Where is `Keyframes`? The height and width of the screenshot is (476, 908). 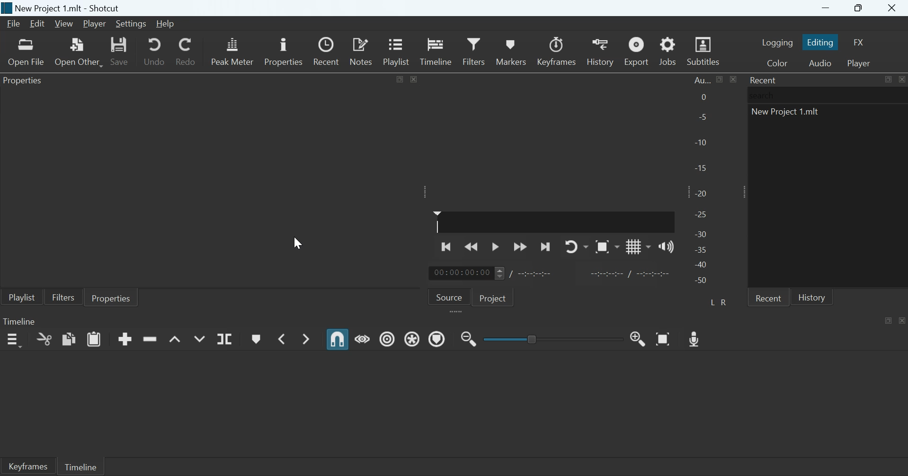
Keyframes is located at coordinates (557, 51).